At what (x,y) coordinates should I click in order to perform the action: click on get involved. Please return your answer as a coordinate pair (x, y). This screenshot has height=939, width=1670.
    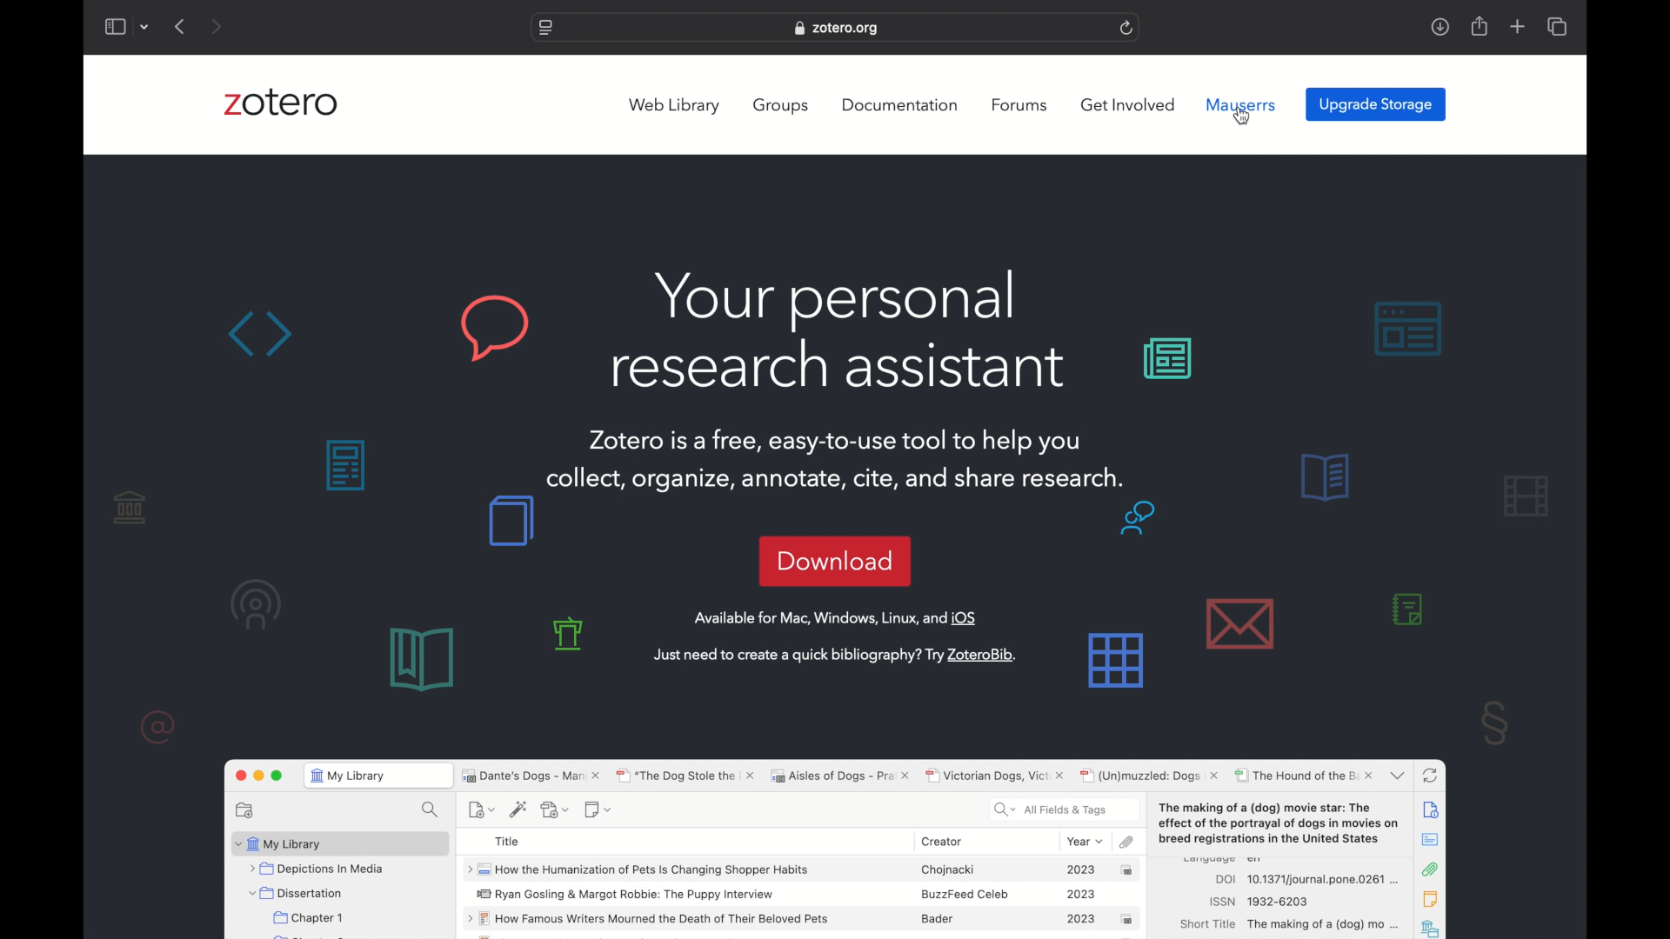
    Looking at the image, I should click on (1127, 105).